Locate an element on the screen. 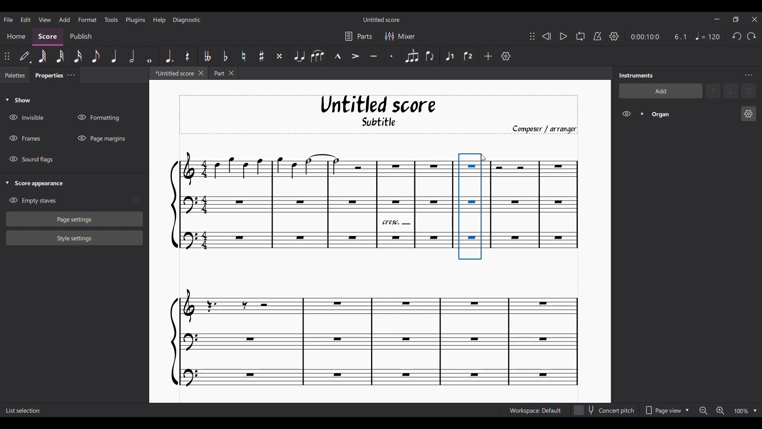 The width and height of the screenshot is (762, 429). Default is located at coordinates (25, 56).